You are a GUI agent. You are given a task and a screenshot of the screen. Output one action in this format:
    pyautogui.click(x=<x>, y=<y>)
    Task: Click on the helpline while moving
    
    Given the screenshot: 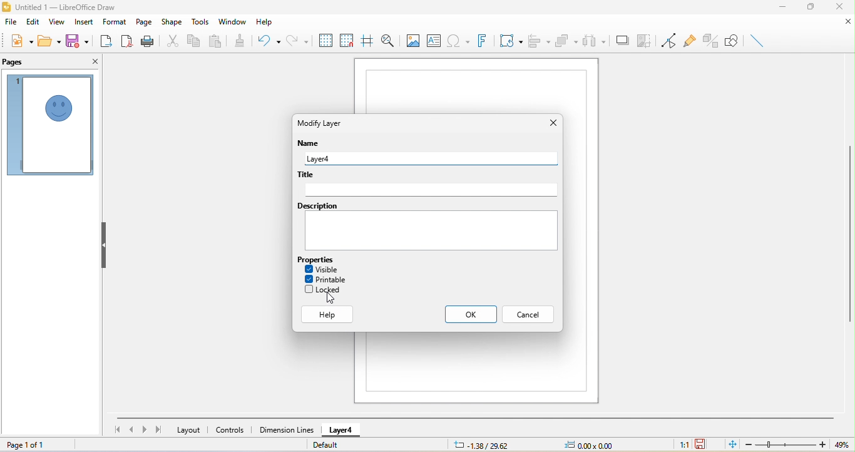 What is the action you would take?
    pyautogui.click(x=367, y=41)
    